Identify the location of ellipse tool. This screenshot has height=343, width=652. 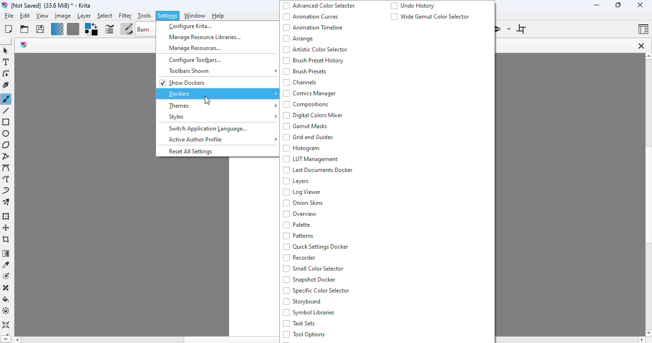
(6, 133).